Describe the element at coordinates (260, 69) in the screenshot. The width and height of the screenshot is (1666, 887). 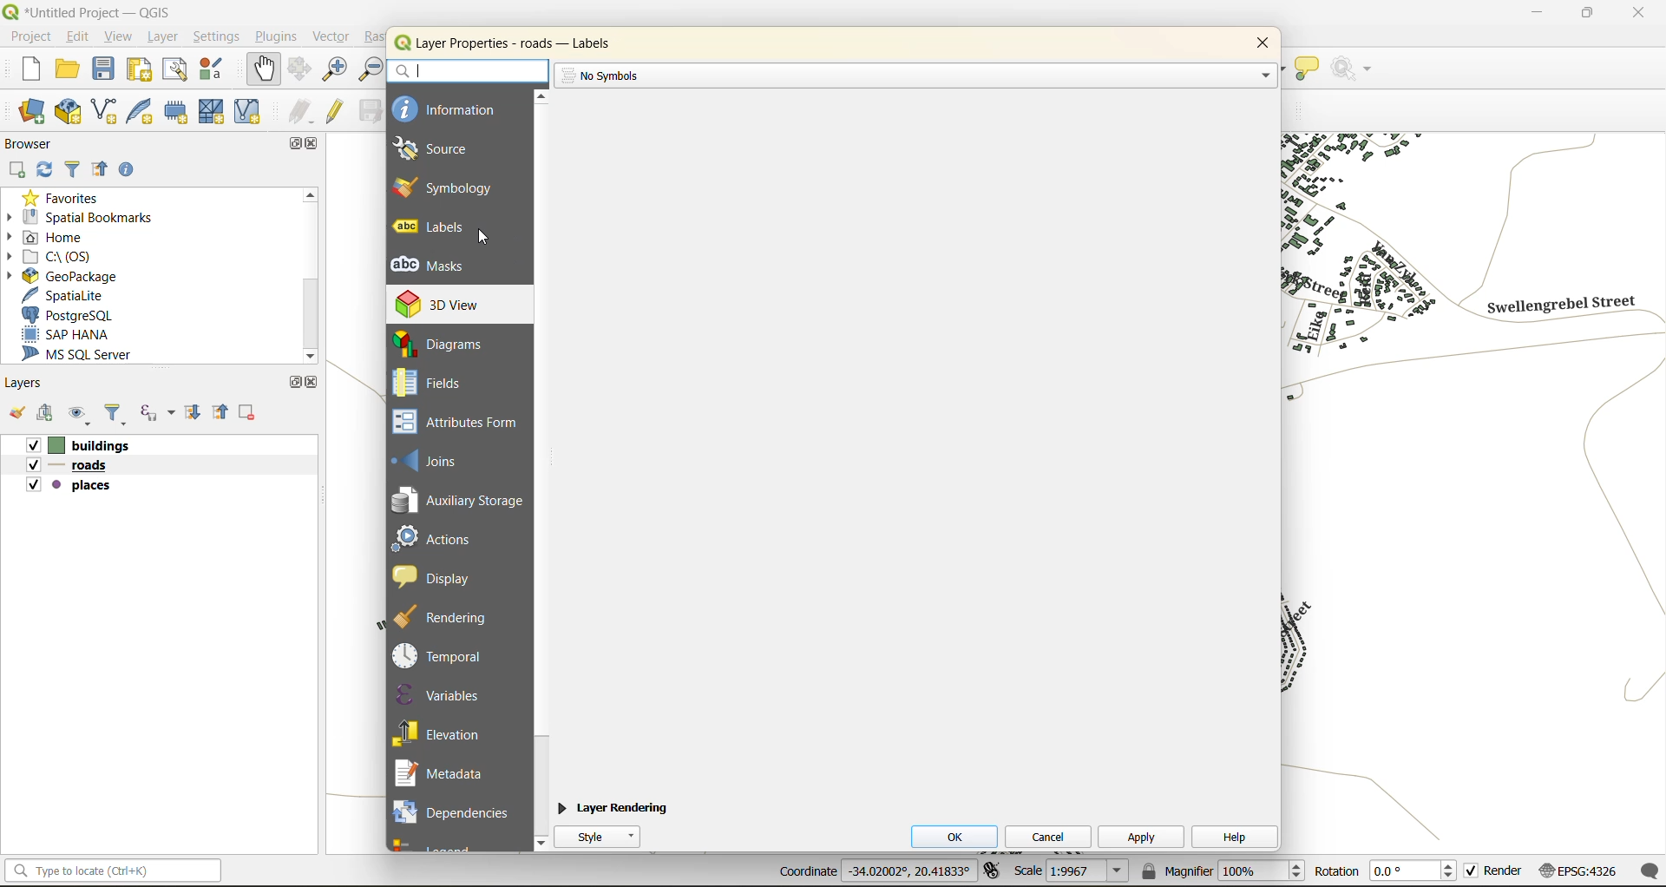
I see `pan map` at that location.